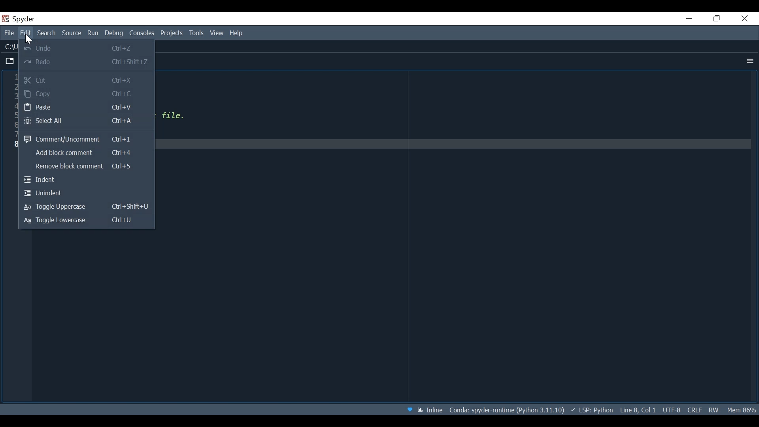  I want to click on File, so click(10, 34).